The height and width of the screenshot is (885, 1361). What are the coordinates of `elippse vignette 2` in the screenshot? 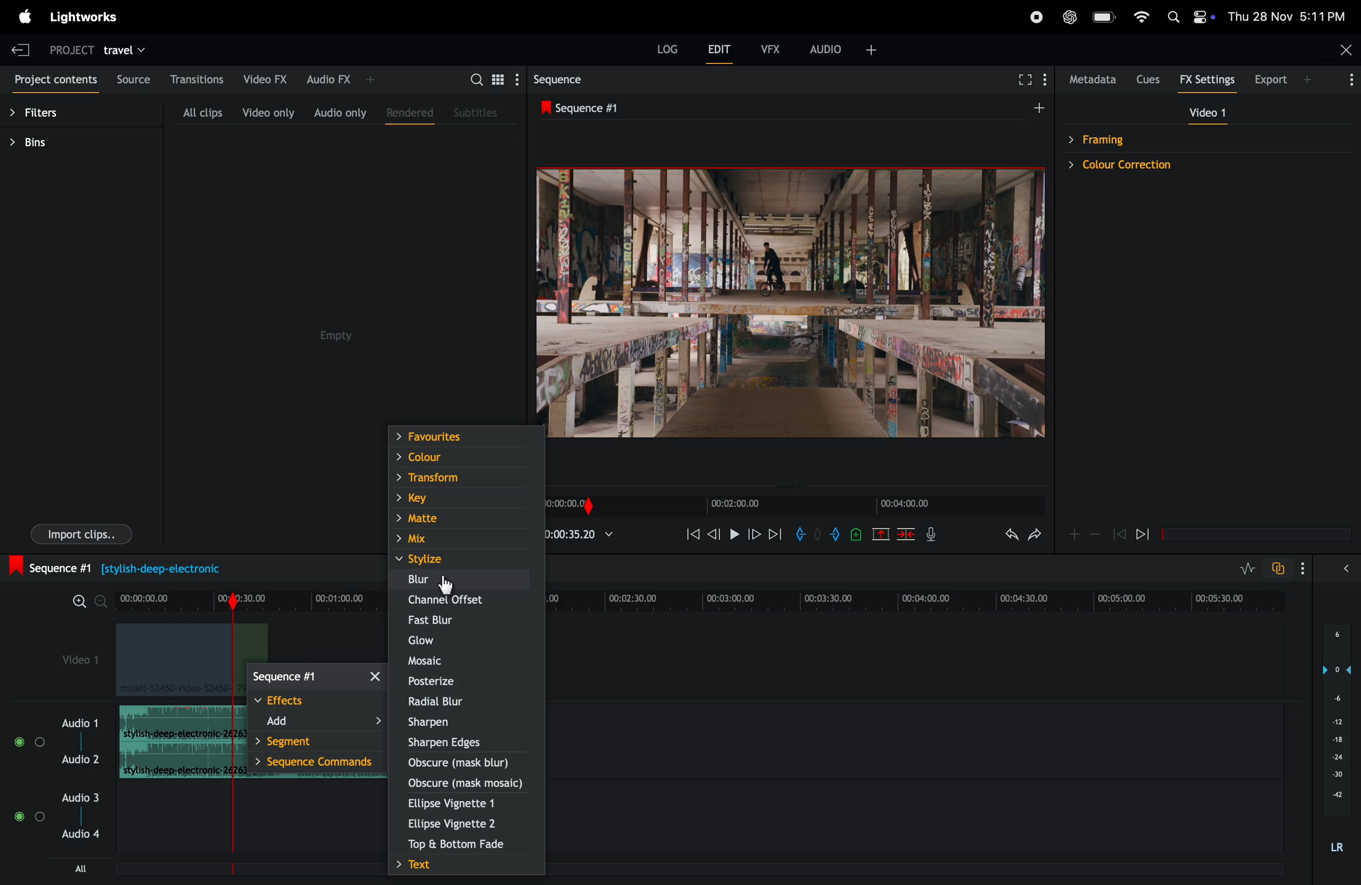 It's located at (455, 824).